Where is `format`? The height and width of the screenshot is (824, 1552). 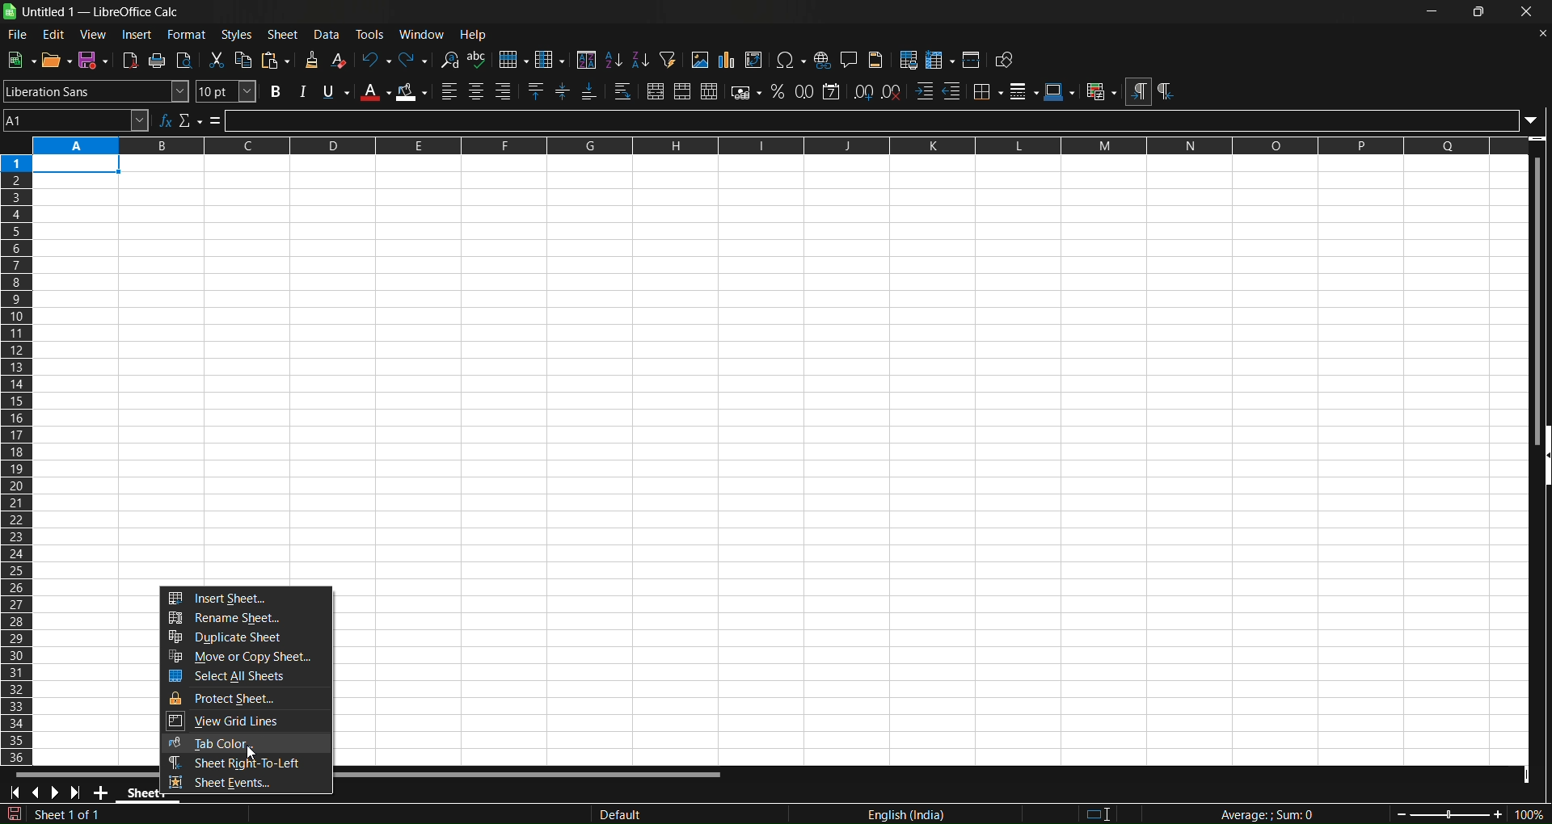 format is located at coordinates (187, 34).